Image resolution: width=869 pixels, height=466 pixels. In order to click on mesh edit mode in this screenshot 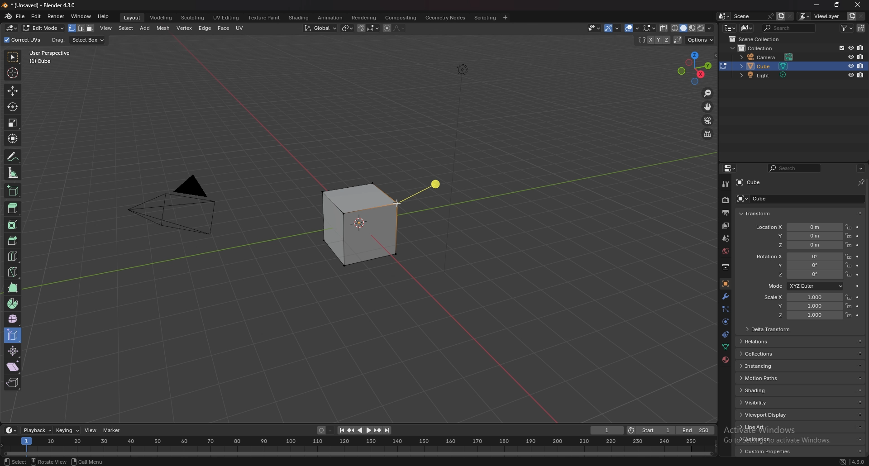, I will do `click(648, 29)`.